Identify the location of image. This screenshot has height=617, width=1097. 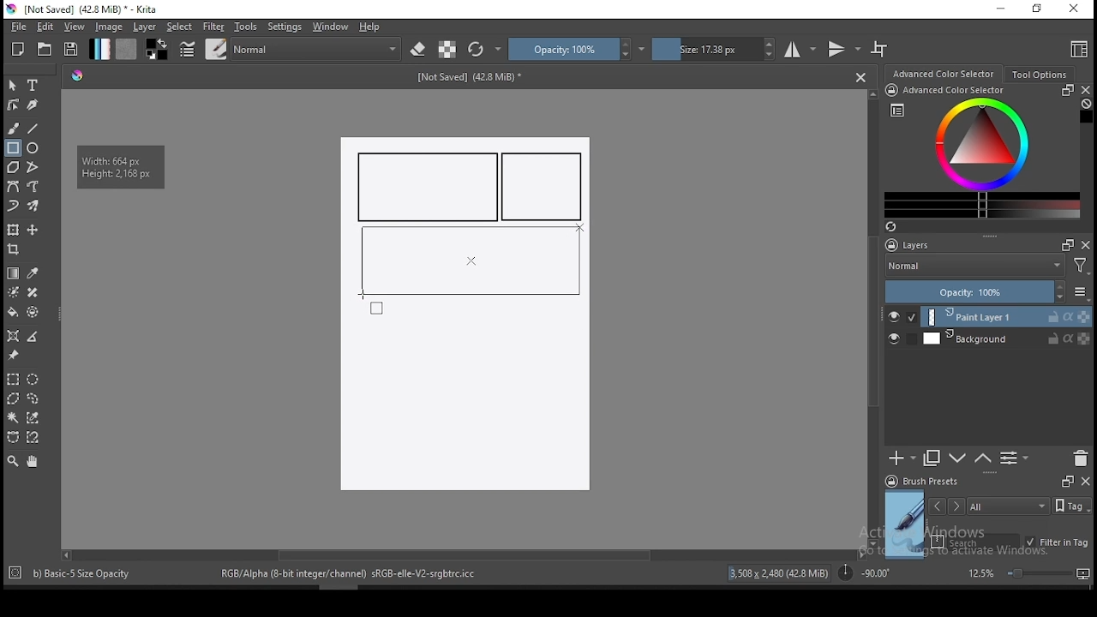
(108, 27).